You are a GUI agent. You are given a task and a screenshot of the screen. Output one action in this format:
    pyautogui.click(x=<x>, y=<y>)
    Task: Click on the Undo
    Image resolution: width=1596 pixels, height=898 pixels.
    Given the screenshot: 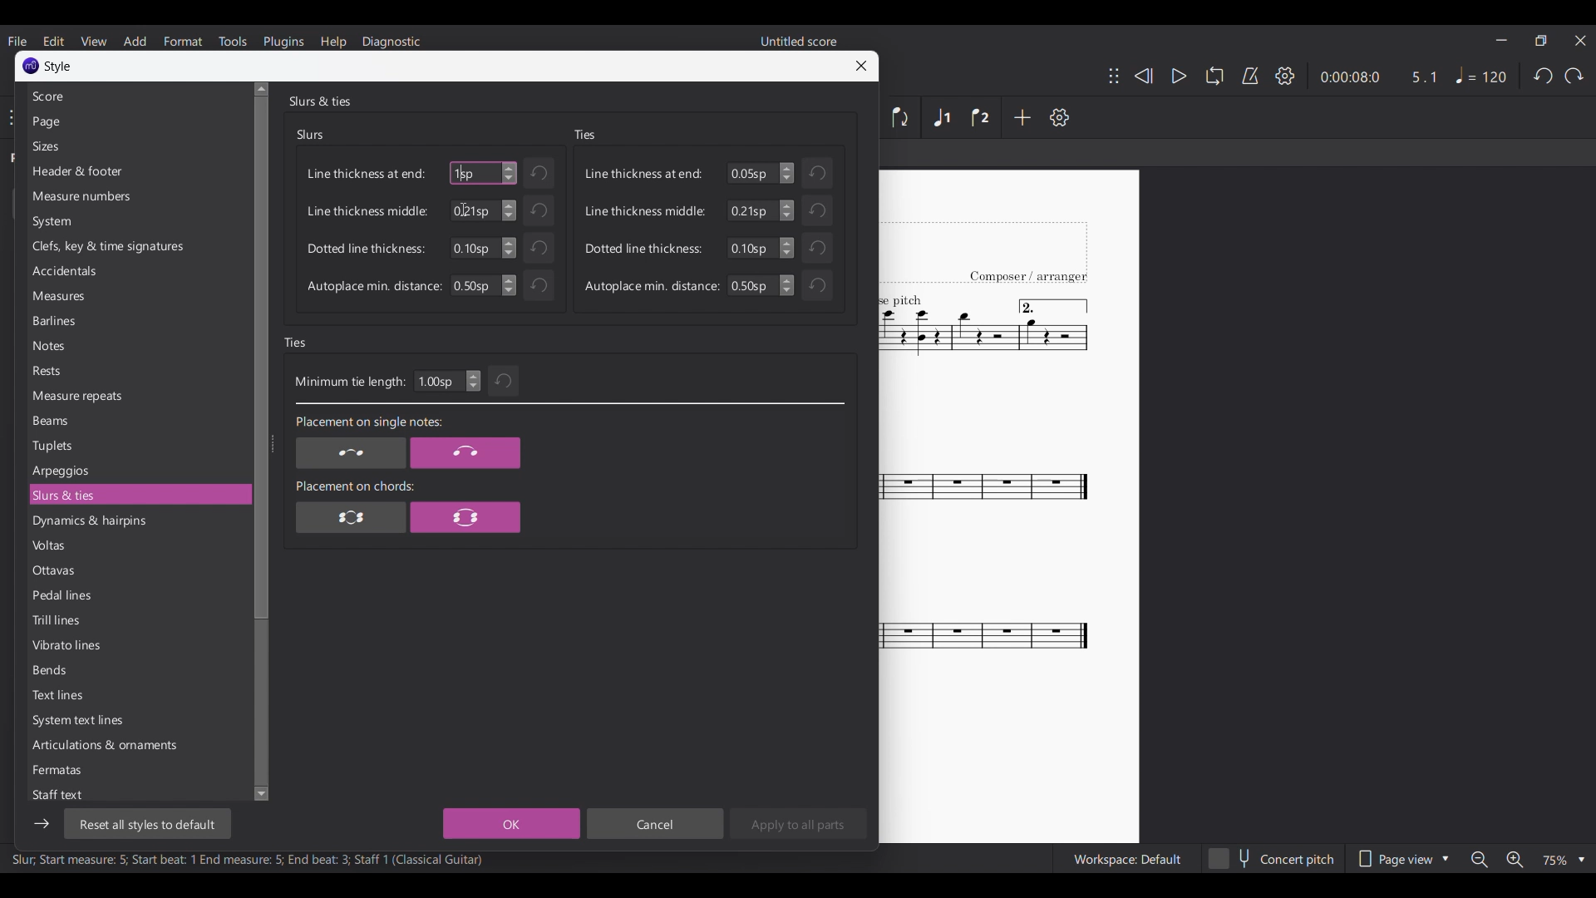 What is the action you would take?
    pyautogui.click(x=538, y=210)
    